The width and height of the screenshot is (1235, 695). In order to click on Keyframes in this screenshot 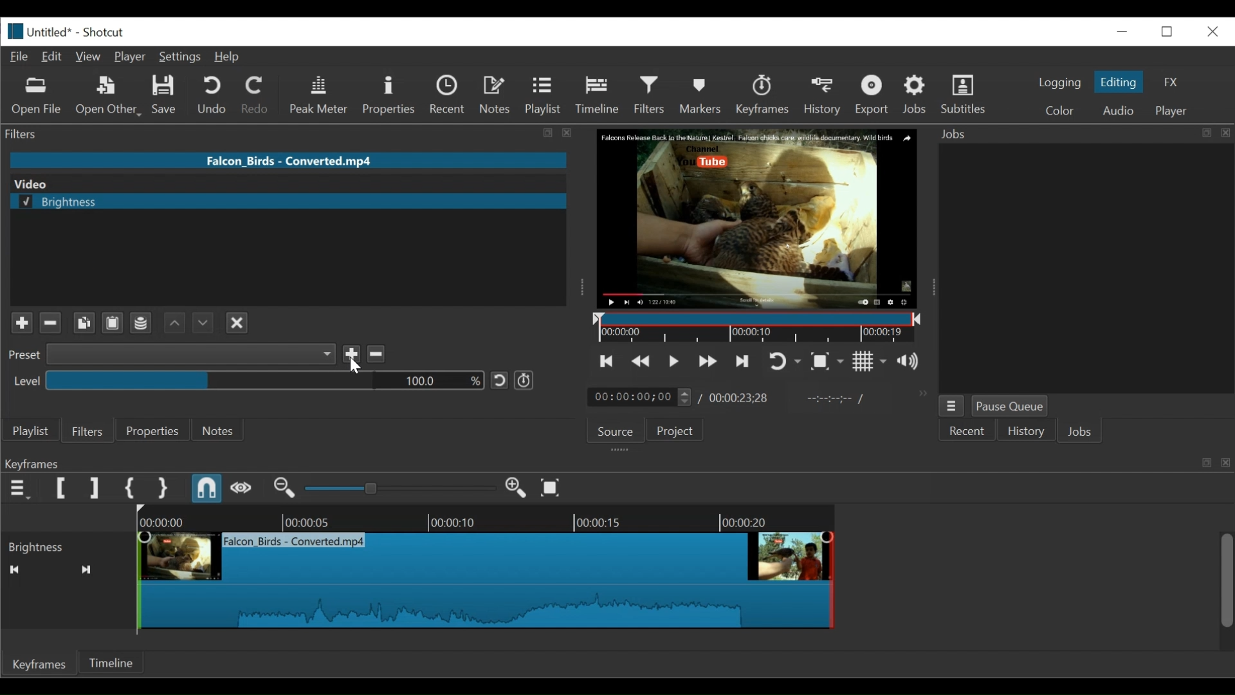, I will do `click(39, 663)`.